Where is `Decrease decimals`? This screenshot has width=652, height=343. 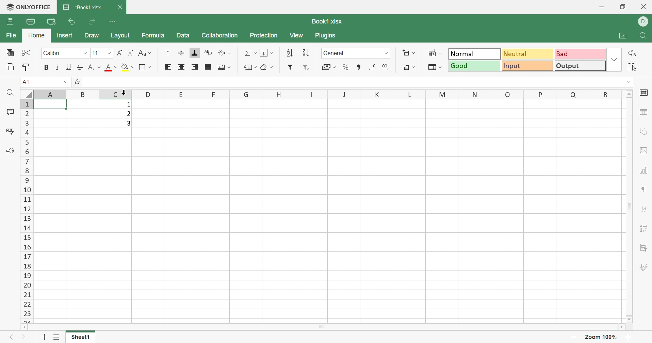 Decrease decimals is located at coordinates (373, 67).